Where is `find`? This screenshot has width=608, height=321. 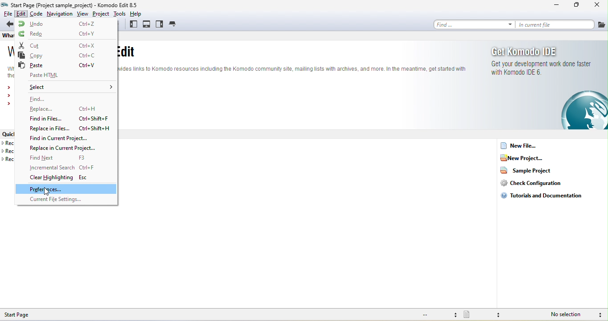 find is located at coordinates (53, 99).